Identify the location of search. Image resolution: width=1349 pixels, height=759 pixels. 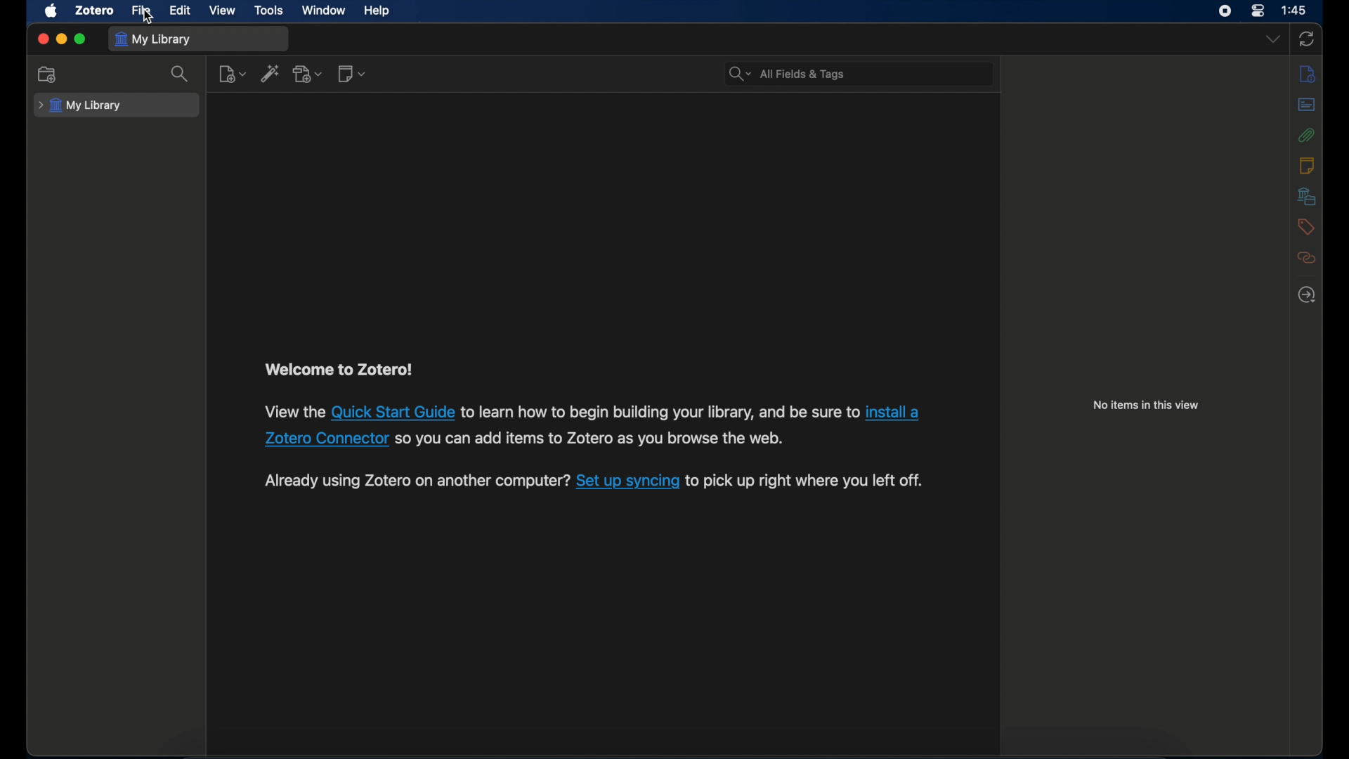
(181, 73).